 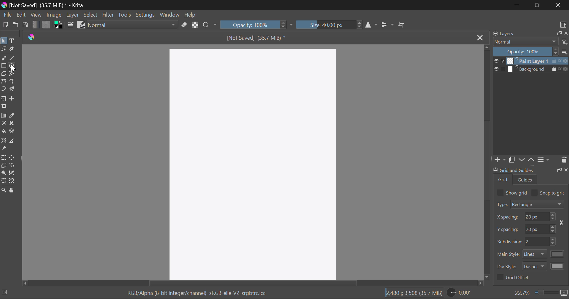 What do you see at coordinates (145, 15) in the screenshot?
I see `Settings` at bounding box center [145, 15].